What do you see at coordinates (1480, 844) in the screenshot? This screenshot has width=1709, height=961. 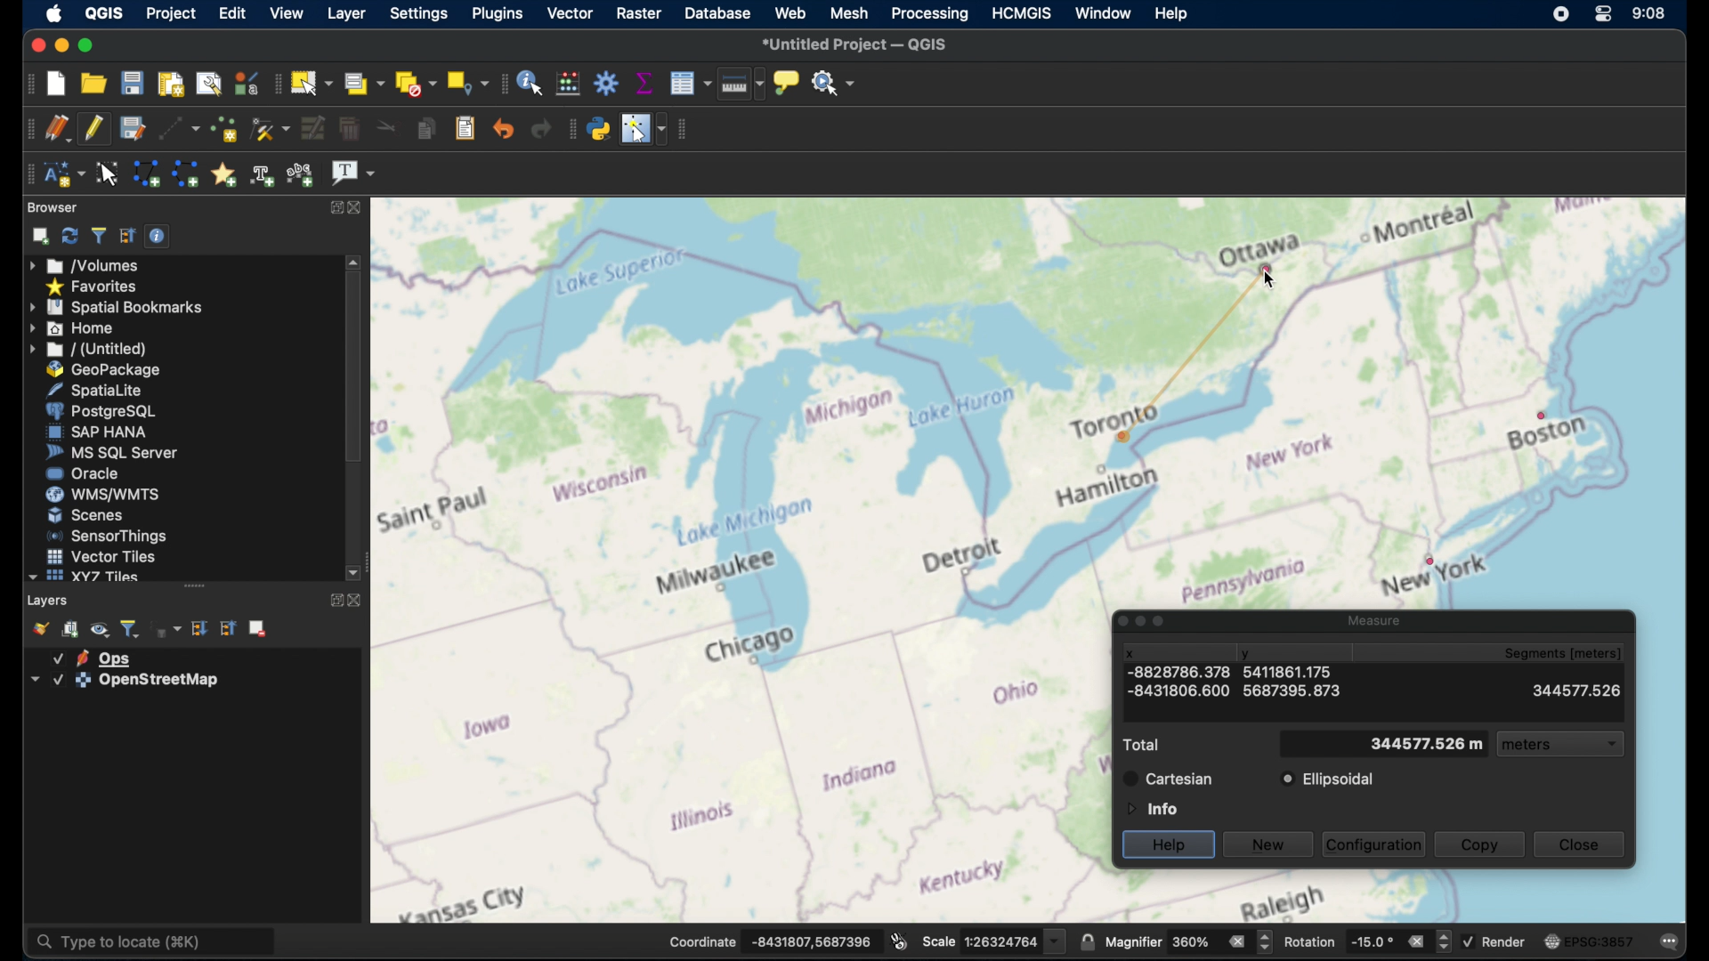 I see `copy` at bounding box center [1480, 844].